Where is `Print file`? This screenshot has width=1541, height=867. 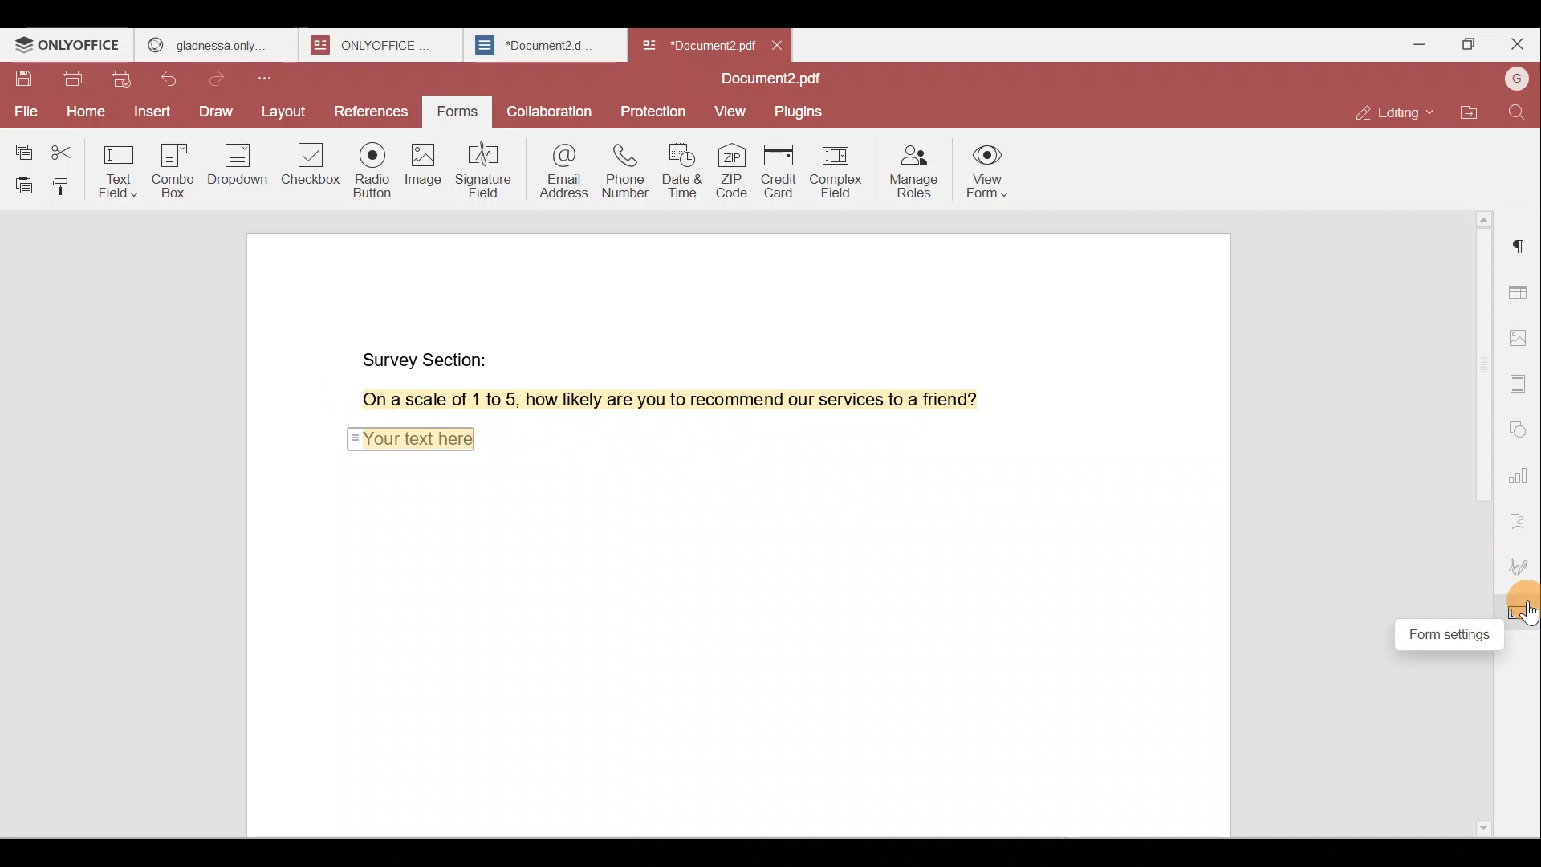 Print file is located at coordinates (71, 82).